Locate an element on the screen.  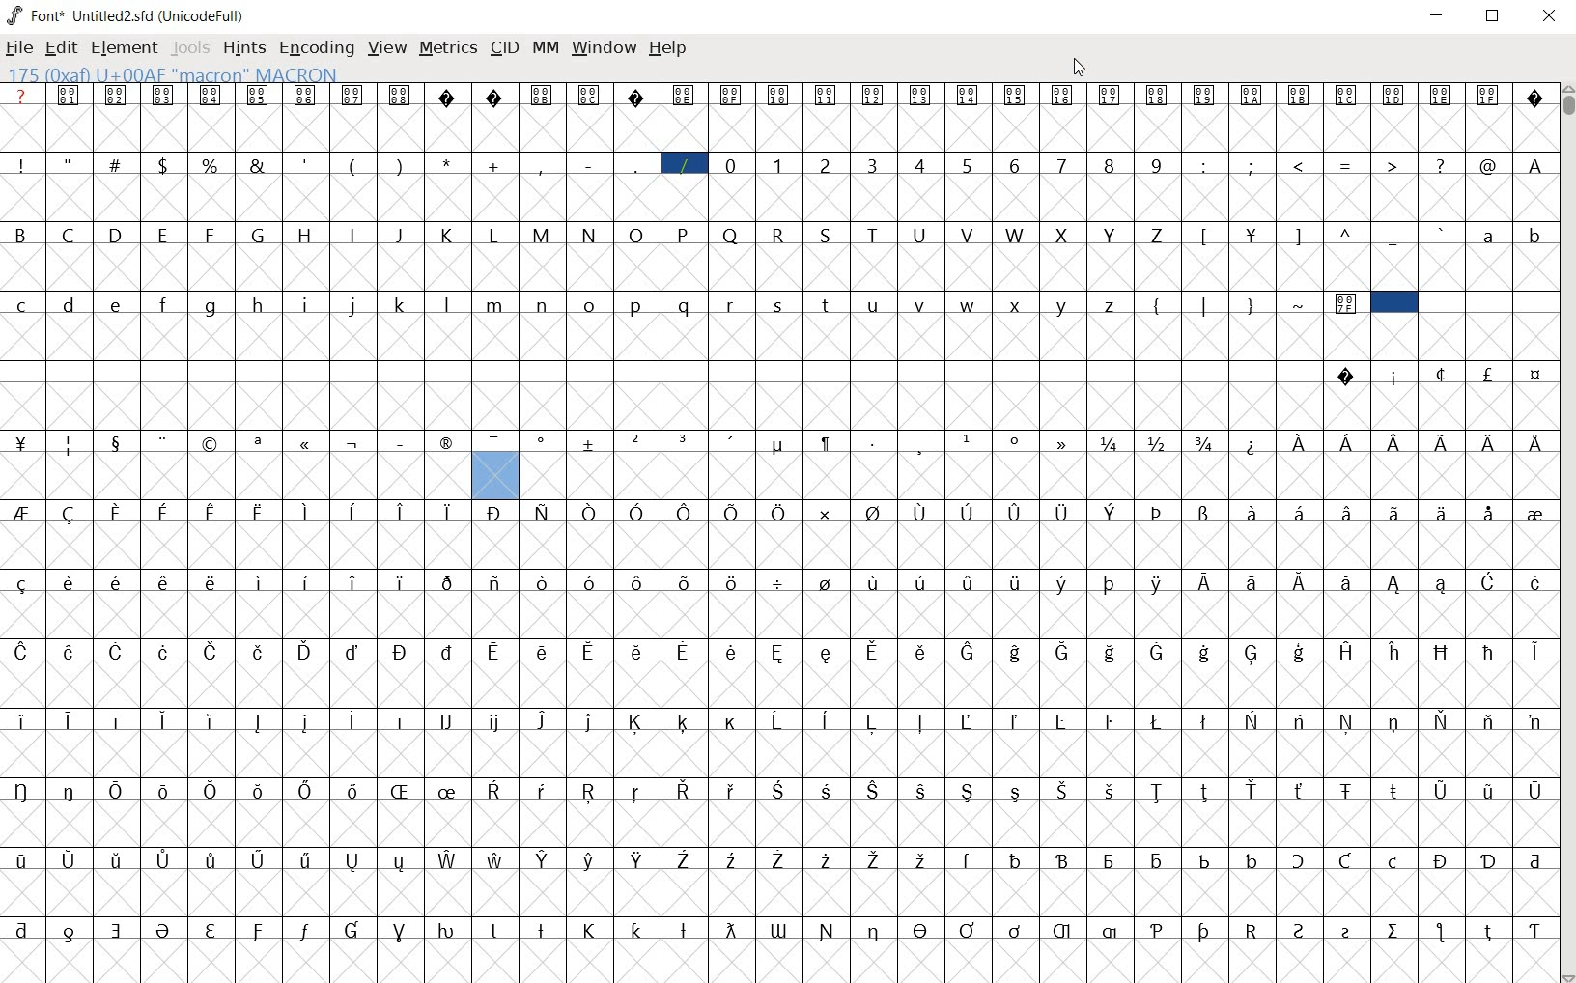
Symbol is located at coordinates (70, 515).